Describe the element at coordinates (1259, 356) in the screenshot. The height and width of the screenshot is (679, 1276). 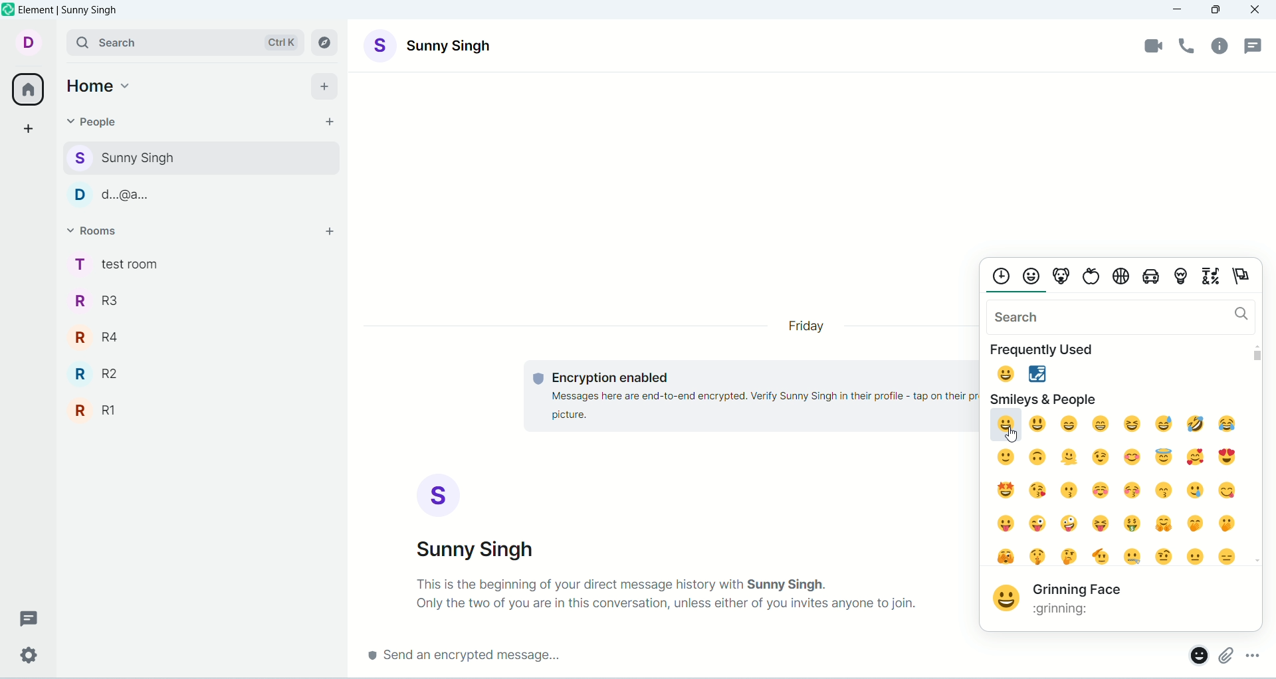
I see `scrollbar` at that location.